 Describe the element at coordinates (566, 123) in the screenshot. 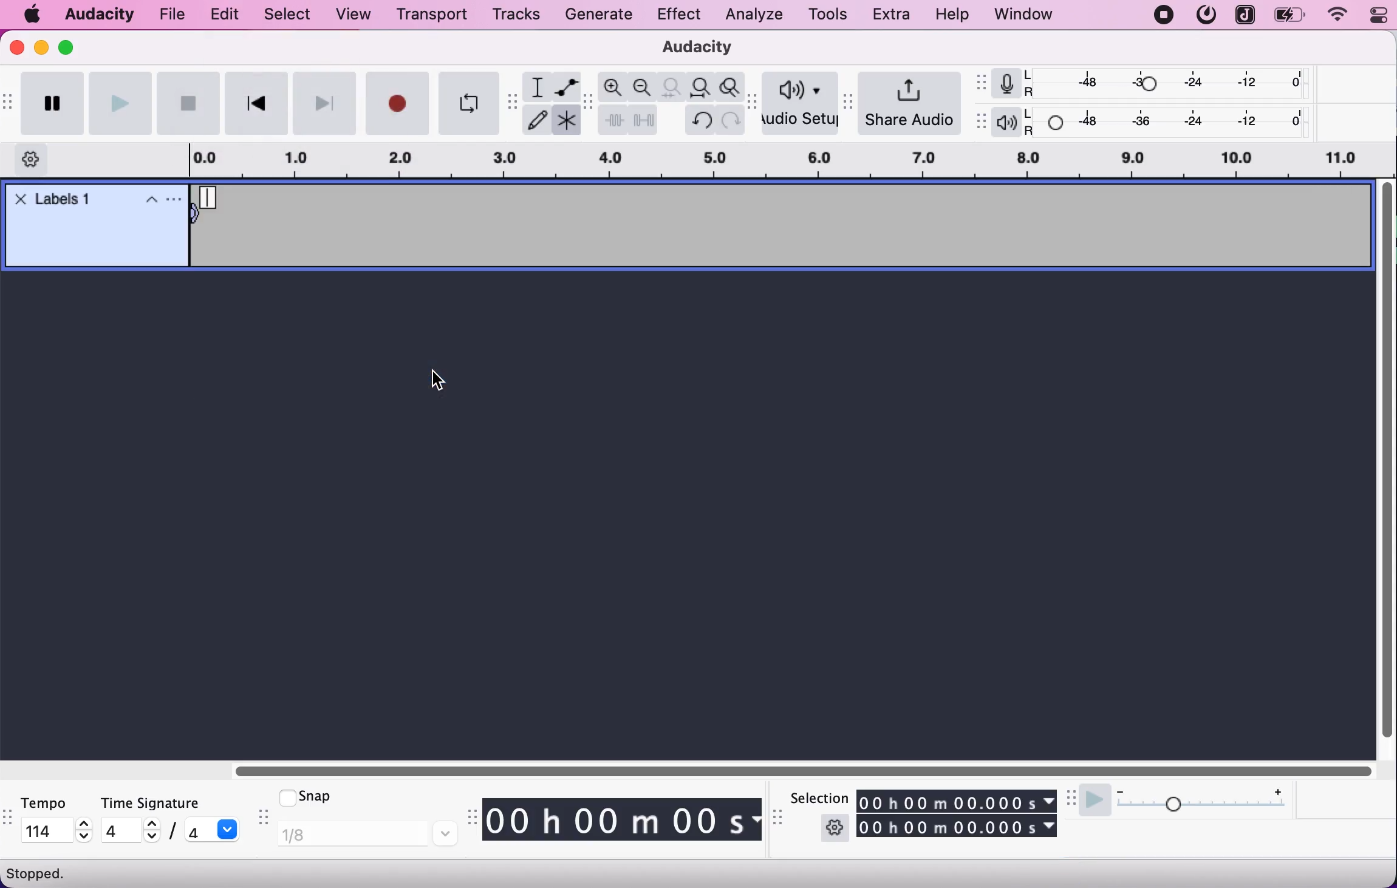

I see `multitool` at that location.